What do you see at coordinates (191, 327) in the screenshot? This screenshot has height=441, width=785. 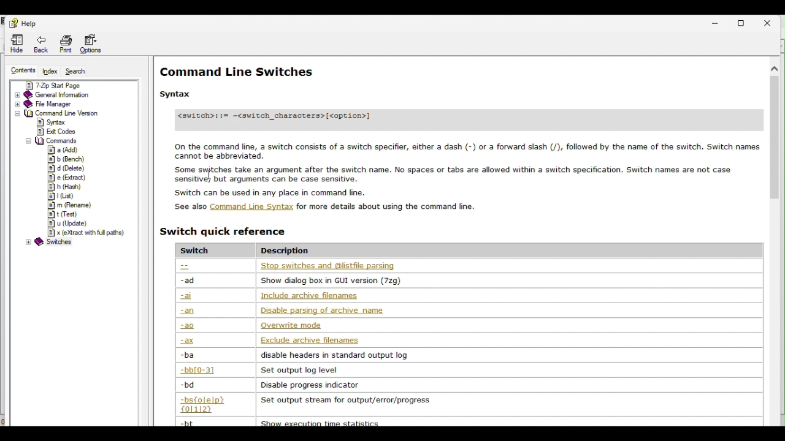 I see `-ao` at bounding box center [191, 327].